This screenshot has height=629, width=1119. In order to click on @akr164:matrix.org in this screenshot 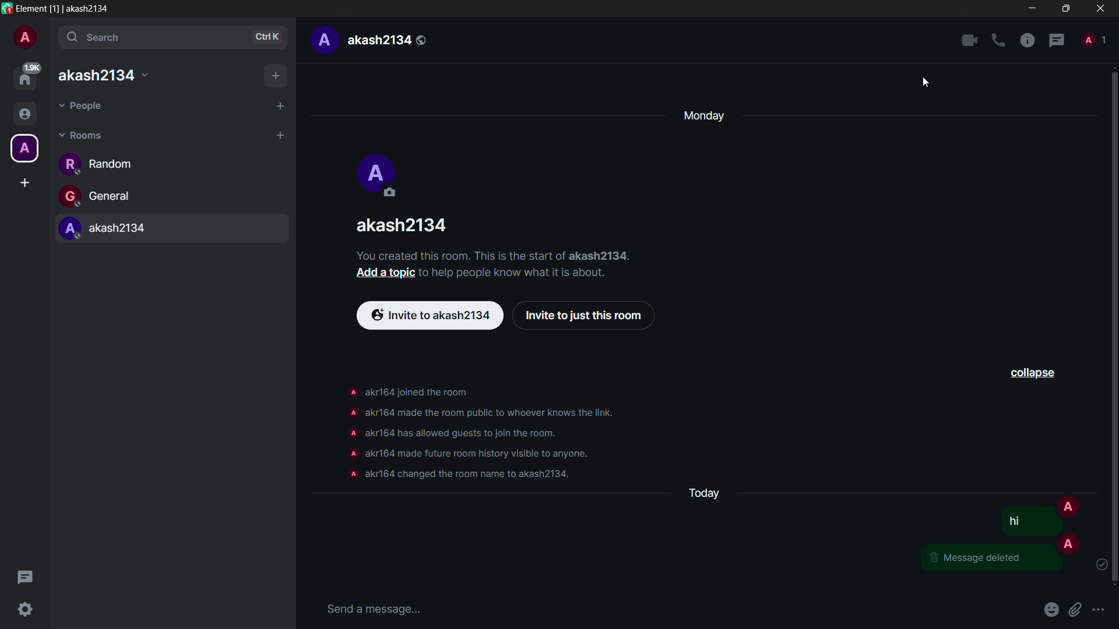, I will do `click(115, 74)`.